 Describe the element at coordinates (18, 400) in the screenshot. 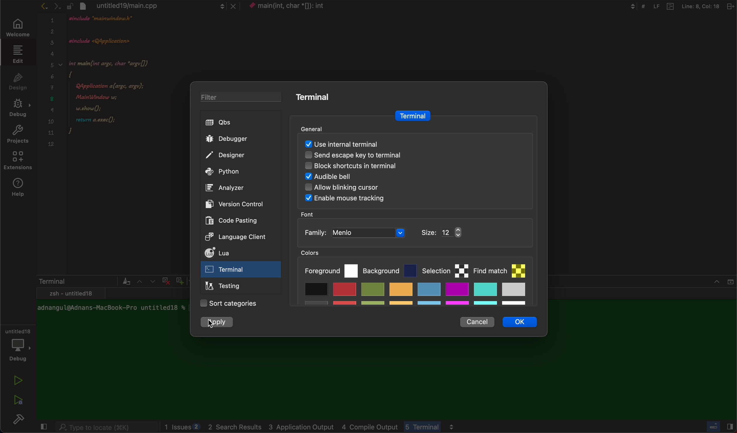

I see `run and debug` at that location.